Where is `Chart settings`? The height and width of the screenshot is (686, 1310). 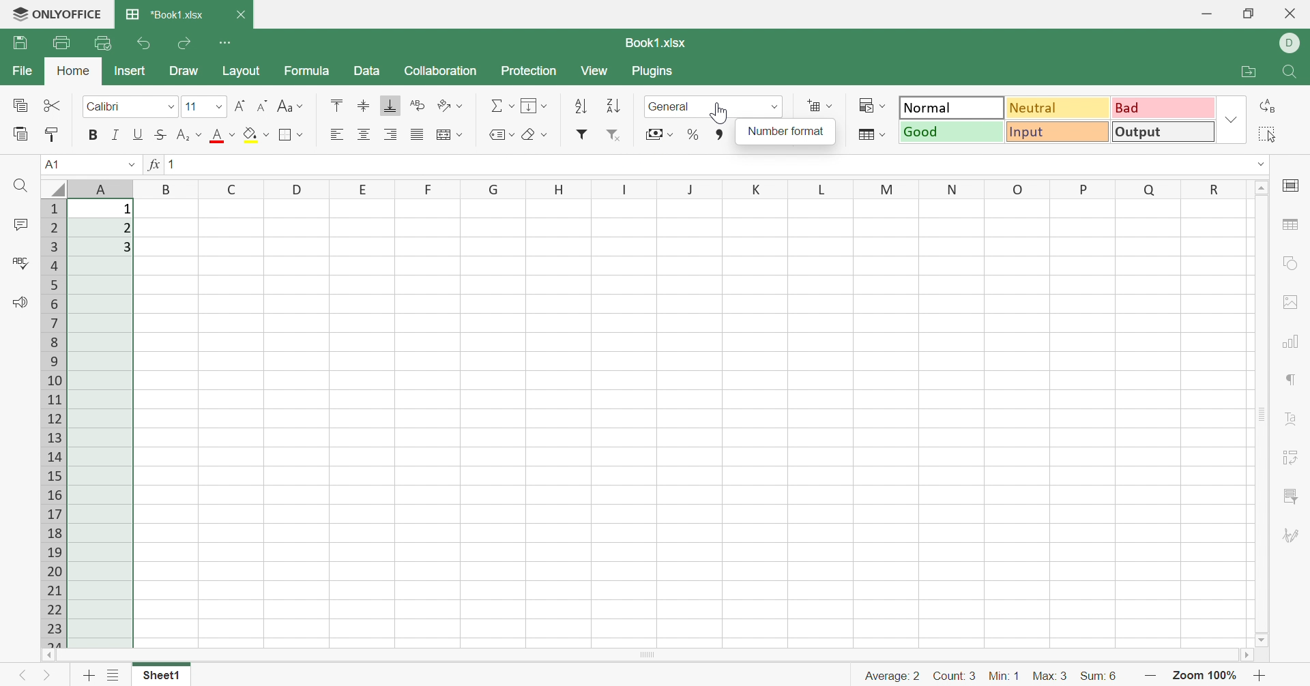 Chart settings is located at coordinates (1295, 342).